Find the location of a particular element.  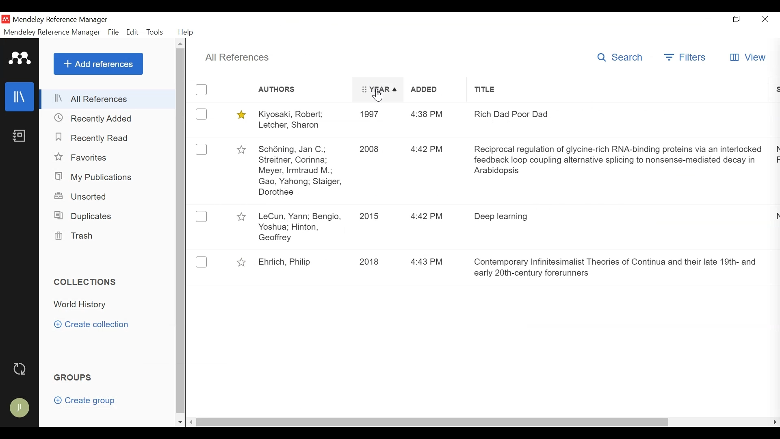

(un)Select Favorites is located at coordinates (241, 262).